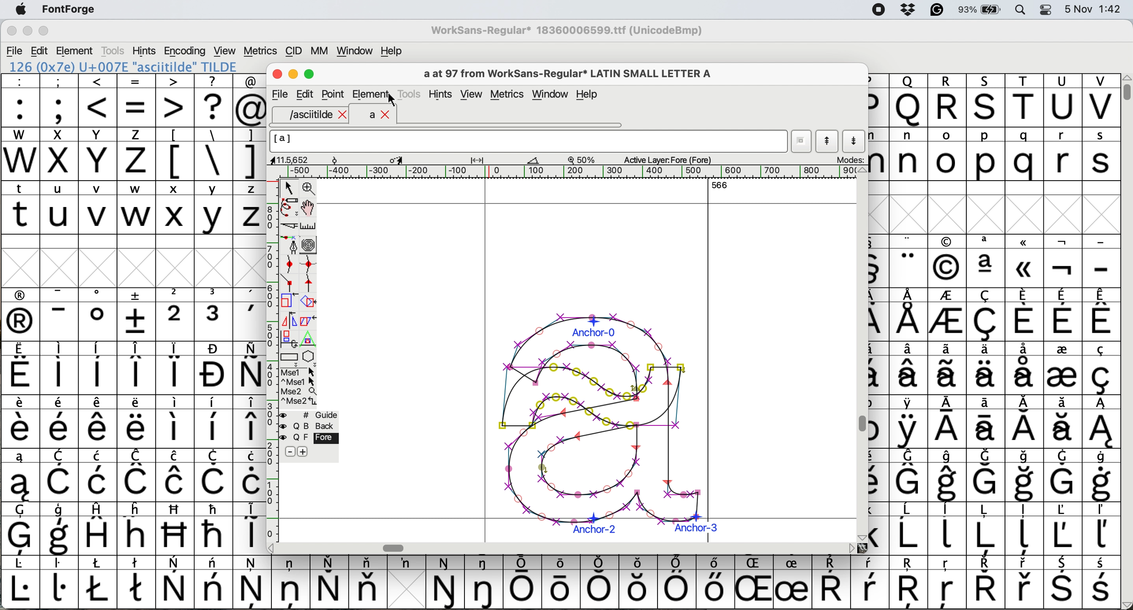  What do you see at coordinates (59, 99) in the screenshot?
I see `;` at bounding box center [59, 99].